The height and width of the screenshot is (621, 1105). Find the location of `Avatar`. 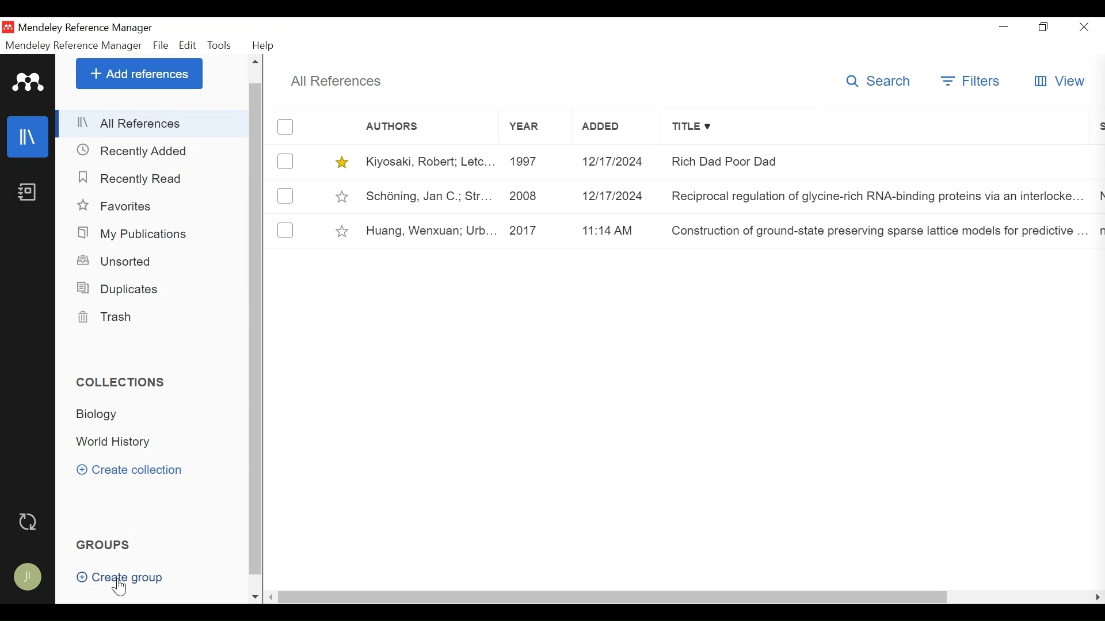

Avatar is located at coordinates (29, 578).